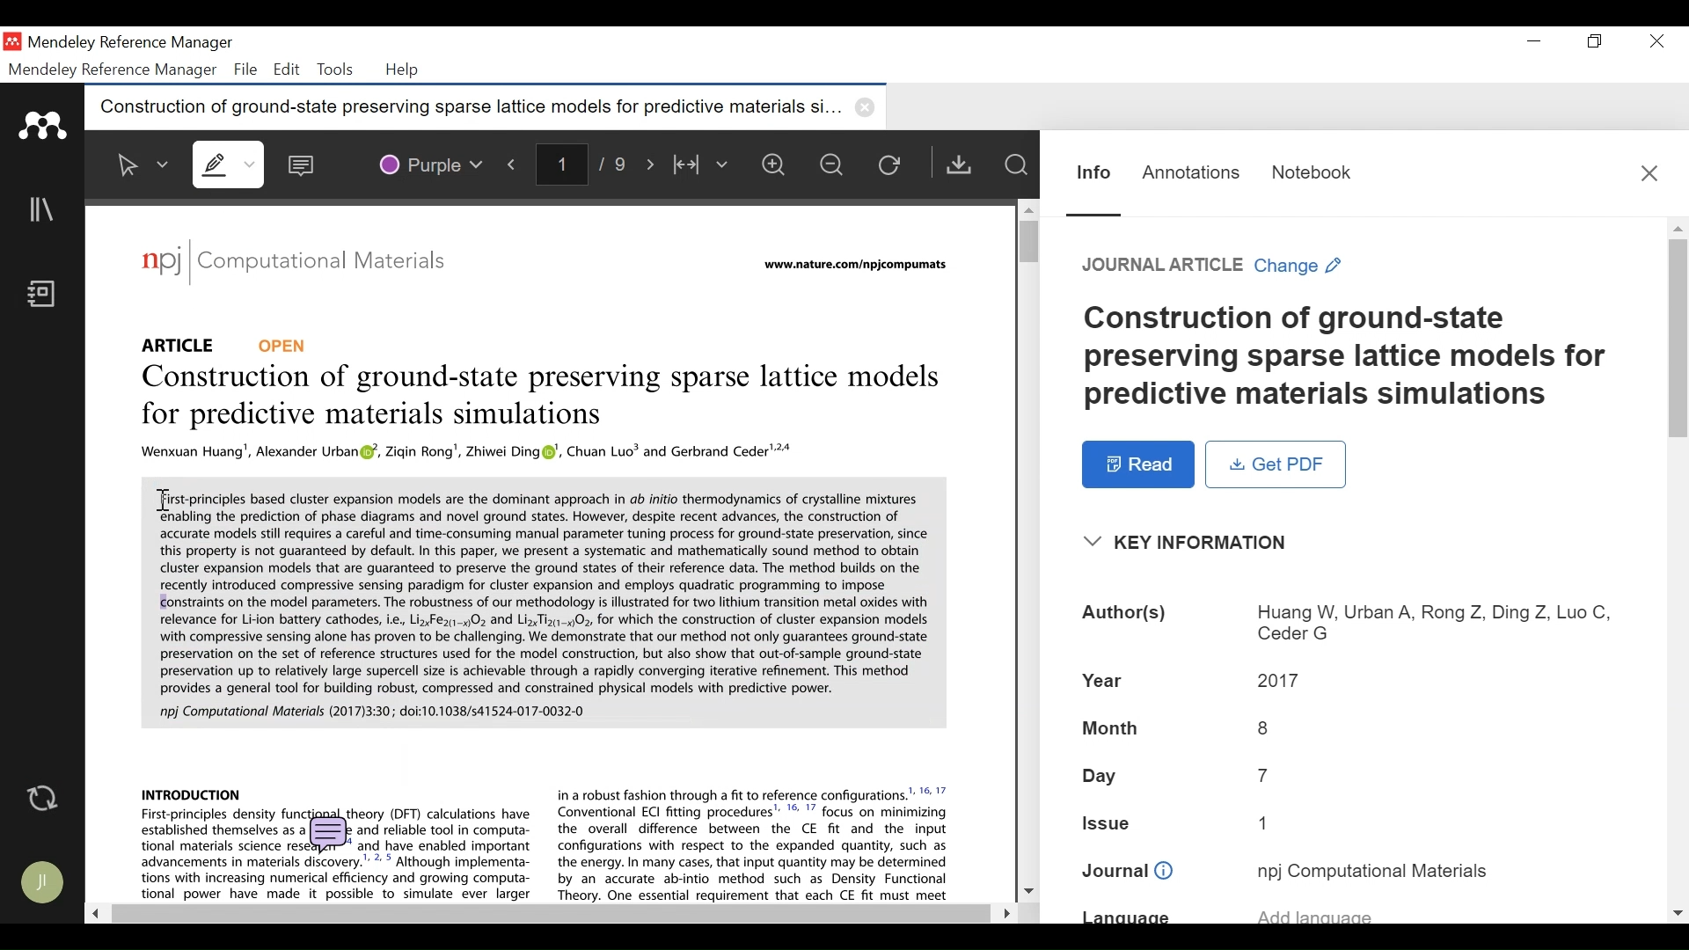 The width and height of the screenshot is (1689, 950). I want to click on Zoom in, so click(779, 164).